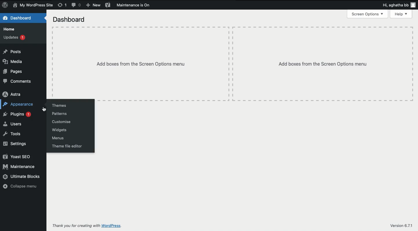  What do you see at coordinates (69, 19) in the screenshot?
I see `Dashboard` at bounding box center [69, 19].